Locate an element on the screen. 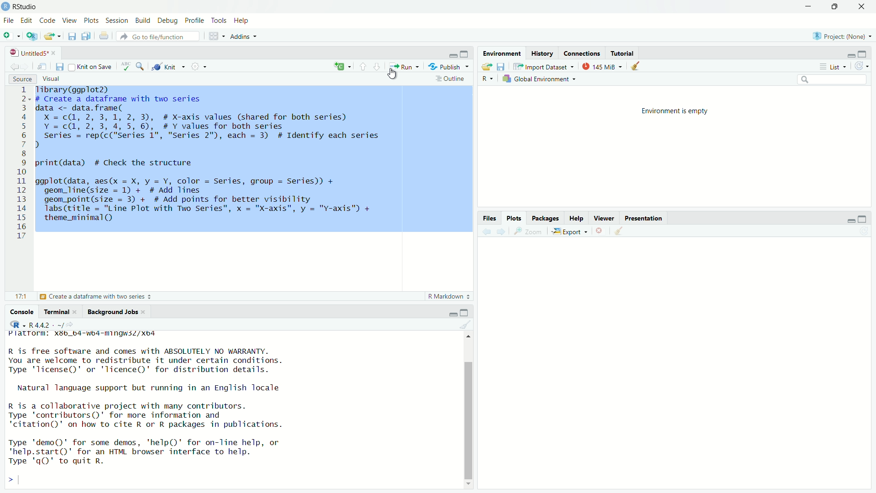 The image size is (876, 493). Close is located at coordinates (860, 9).